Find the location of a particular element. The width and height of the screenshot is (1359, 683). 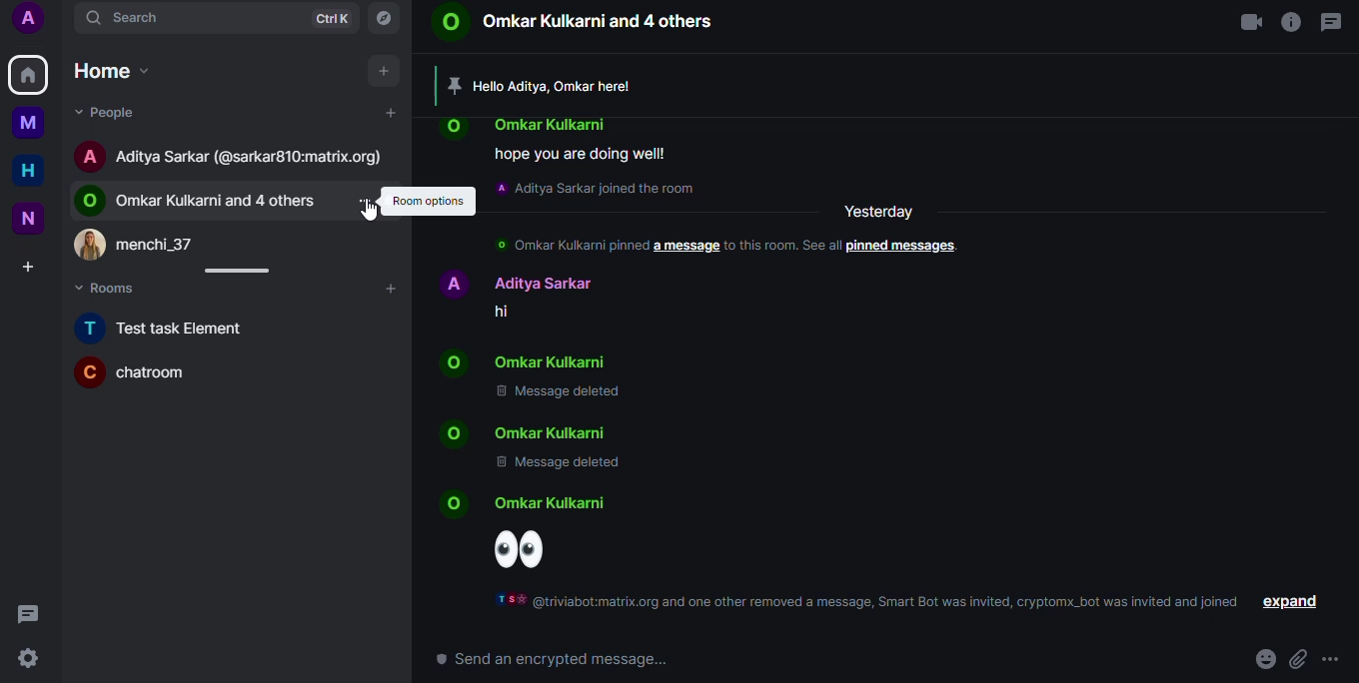

room is located at coordinates (139, 370).